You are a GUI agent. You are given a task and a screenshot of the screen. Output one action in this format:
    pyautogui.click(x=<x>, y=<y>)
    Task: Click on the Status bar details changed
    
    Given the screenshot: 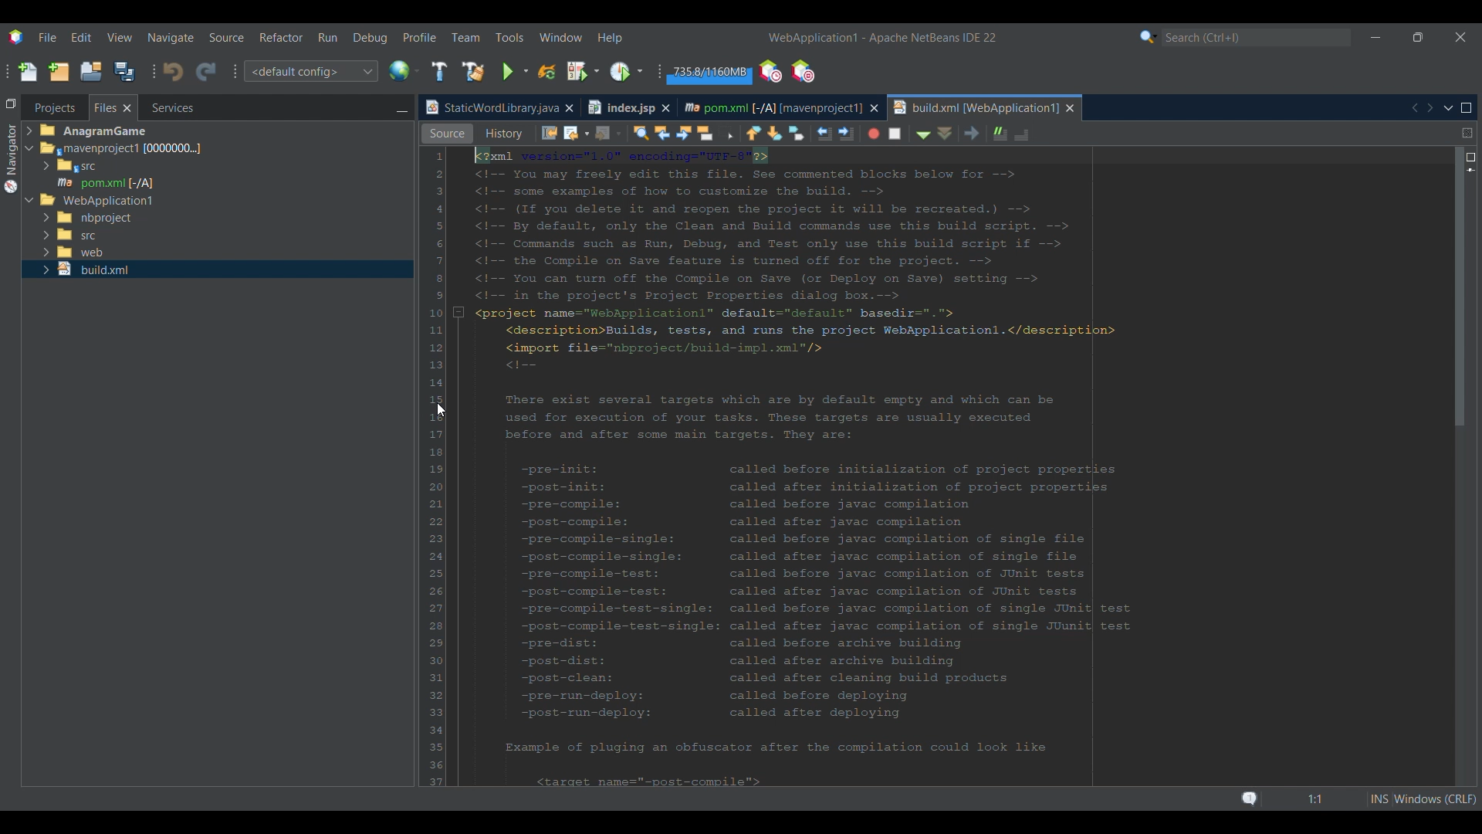 What is the action you would take?
    pyautogui.click(x=1339, y=799)
    